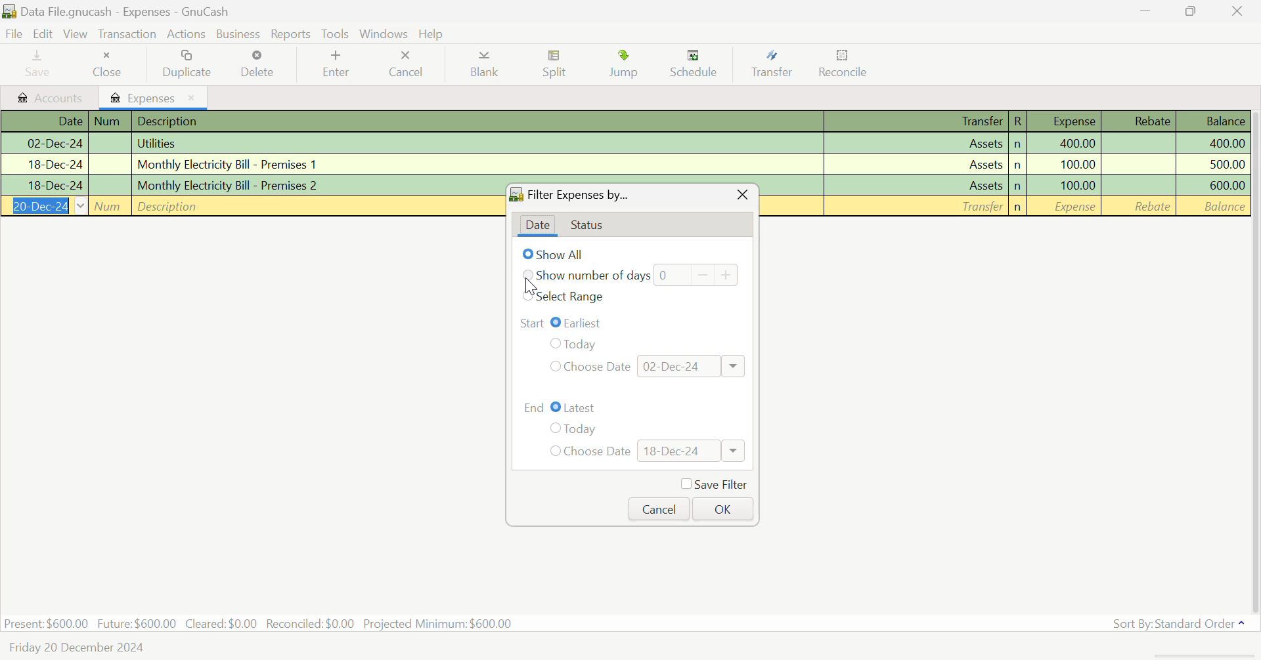 Image resolution: width=1261 pixels, height=660 pixels. What do you see at coordinates (916, 163) in the screenshot?
I see `Assets` at bounding box center [916, 163].